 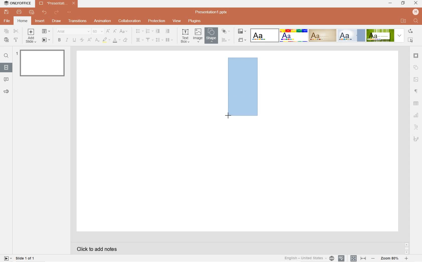 I want to click on insert, so click(x=41, y=22).